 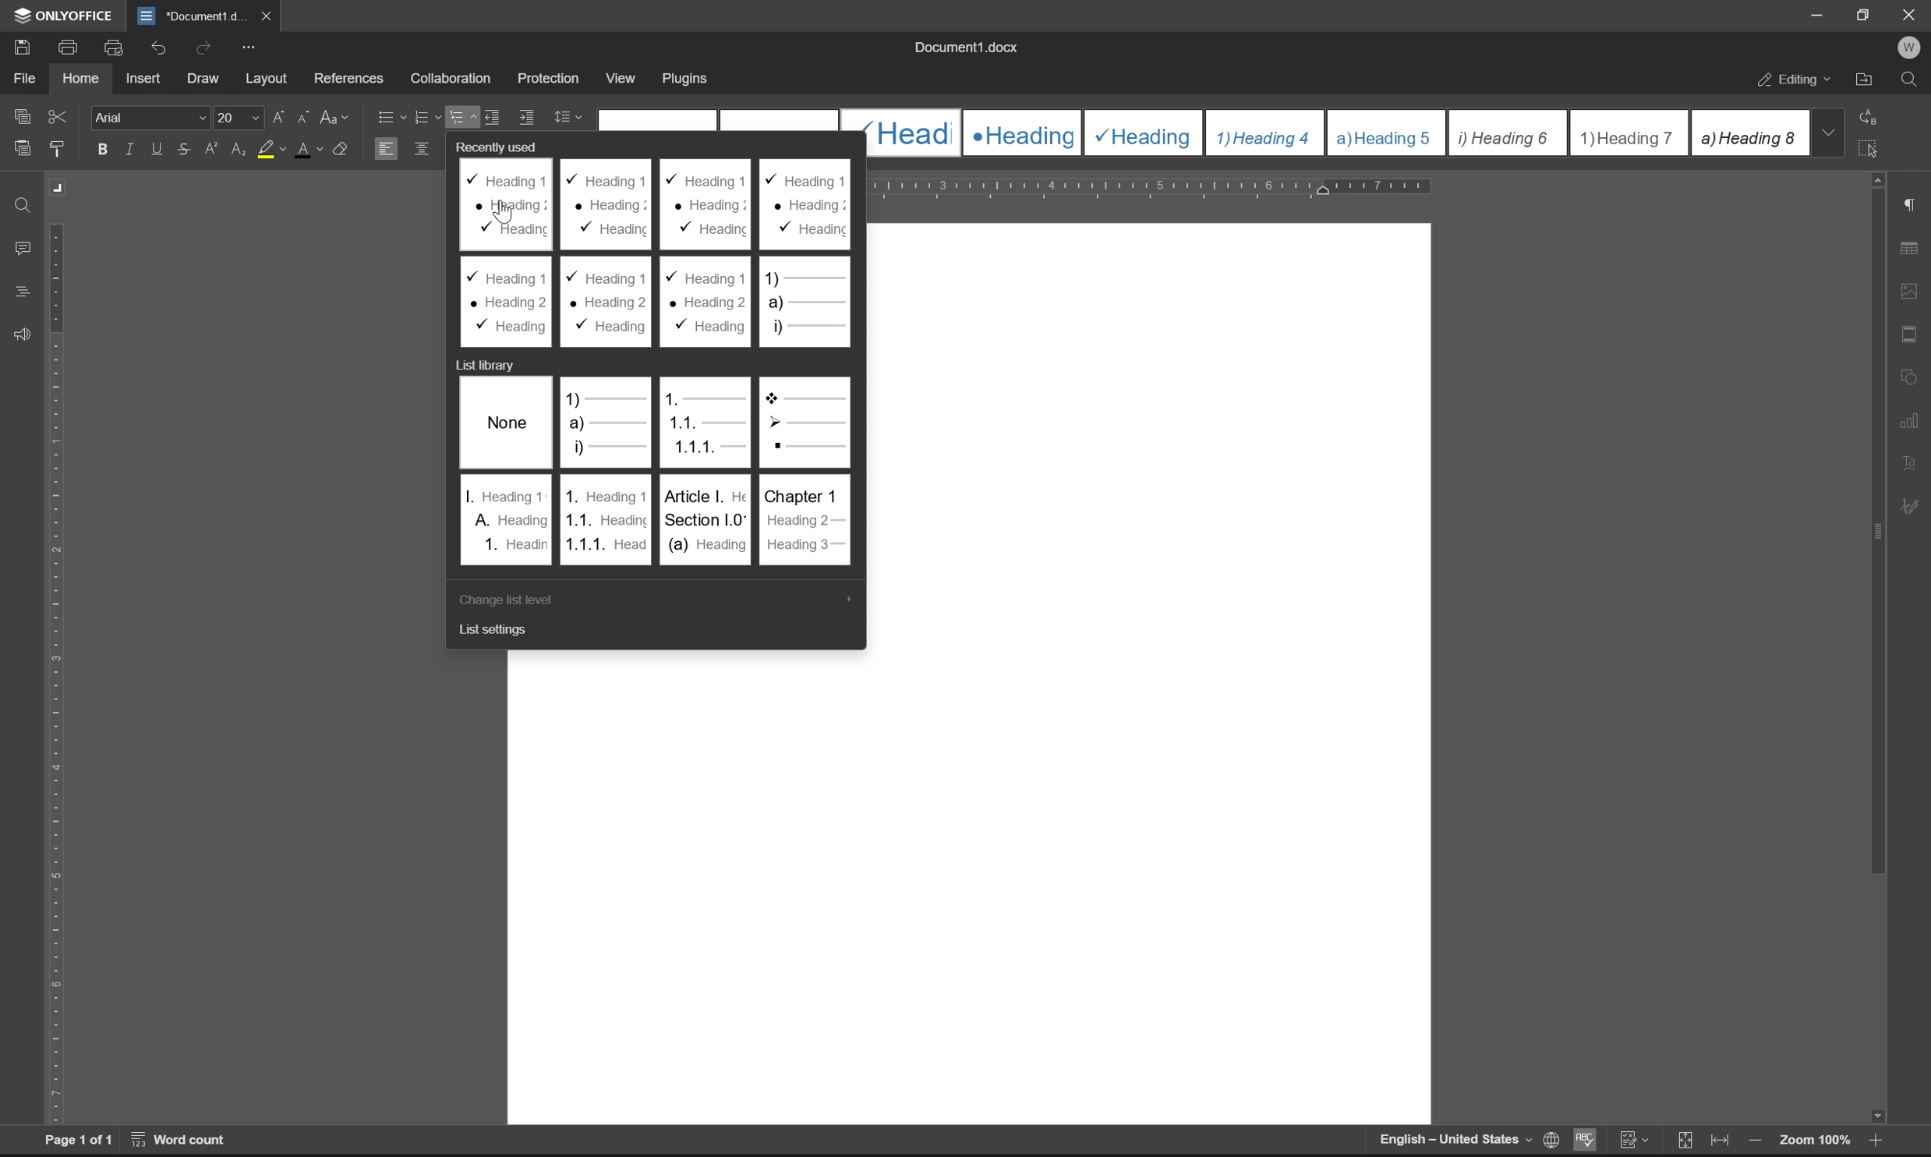 What do you see at coordinates (73, 45) in the screenshot?
I see `print` at bounding box center [73, 45].